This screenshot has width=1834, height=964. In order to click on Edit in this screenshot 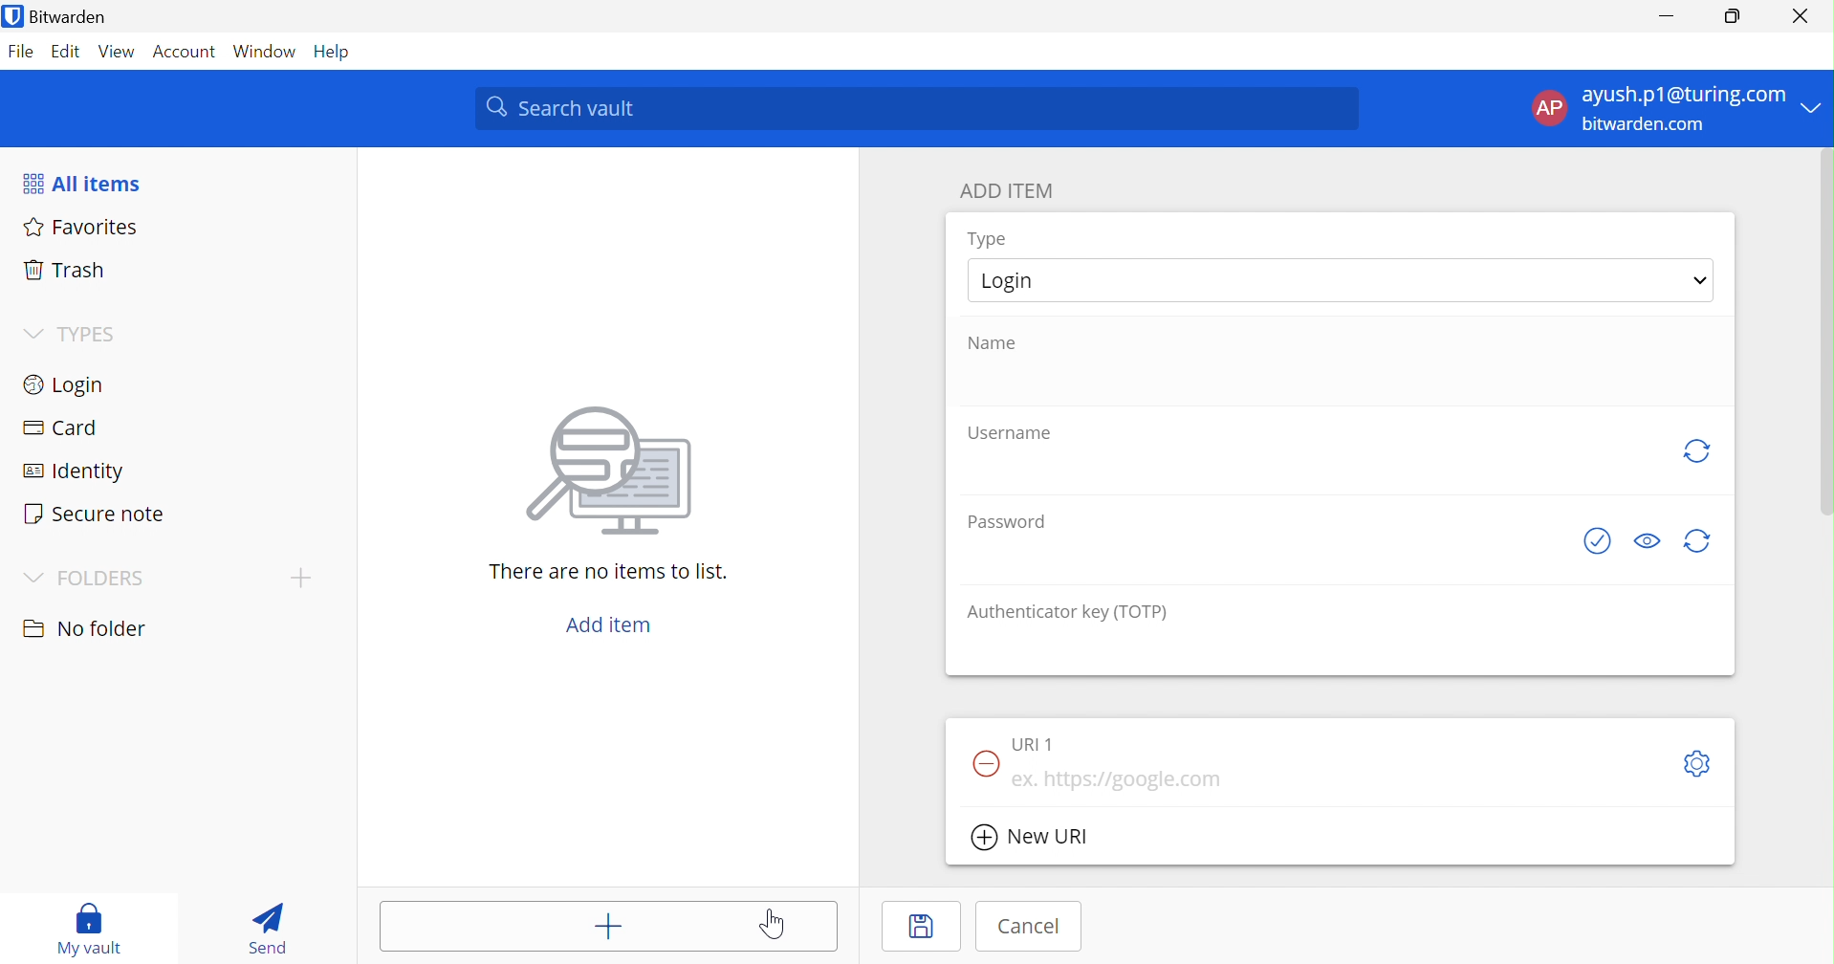, I will do `click(62, 51)`.